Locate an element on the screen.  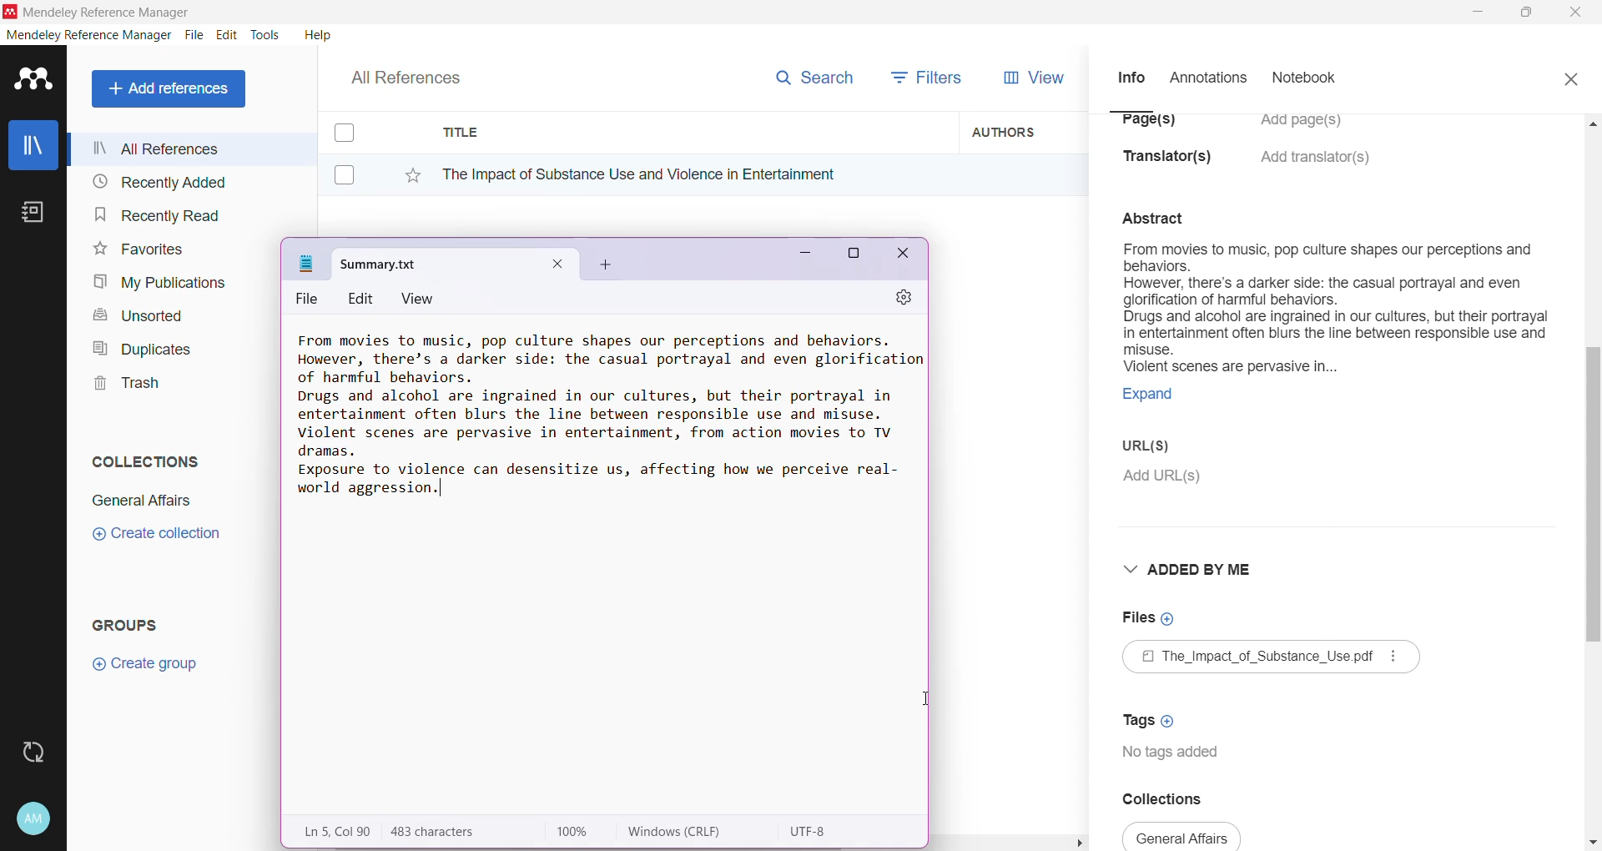
Restore Down is located at coordinates (1528, 13).